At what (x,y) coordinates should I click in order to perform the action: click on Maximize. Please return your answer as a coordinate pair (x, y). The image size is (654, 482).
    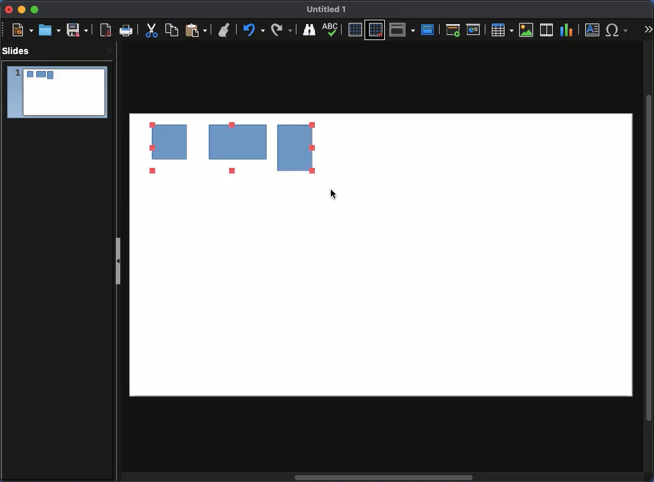
    Looking at the image, I should click on (36, 10).